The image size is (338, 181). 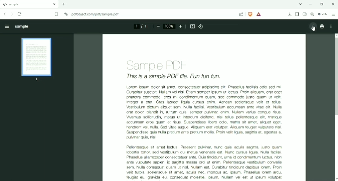 What do you see at coordinates (181, 26) in the screenshot?
I see `Zoom in` at bounding box center [181, 26].